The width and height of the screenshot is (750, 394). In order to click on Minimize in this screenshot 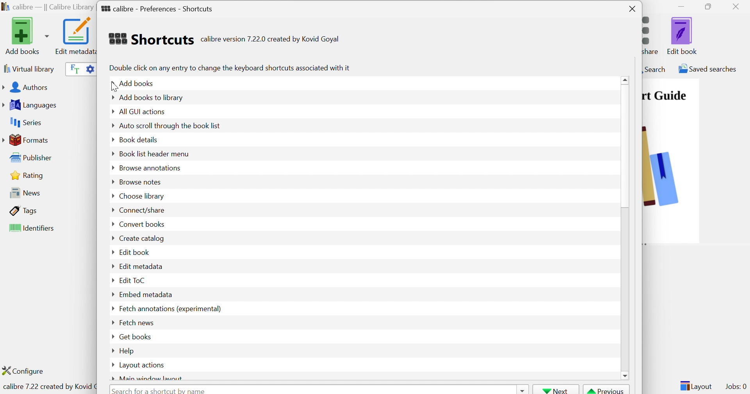, I will do `click(681, 6)`.